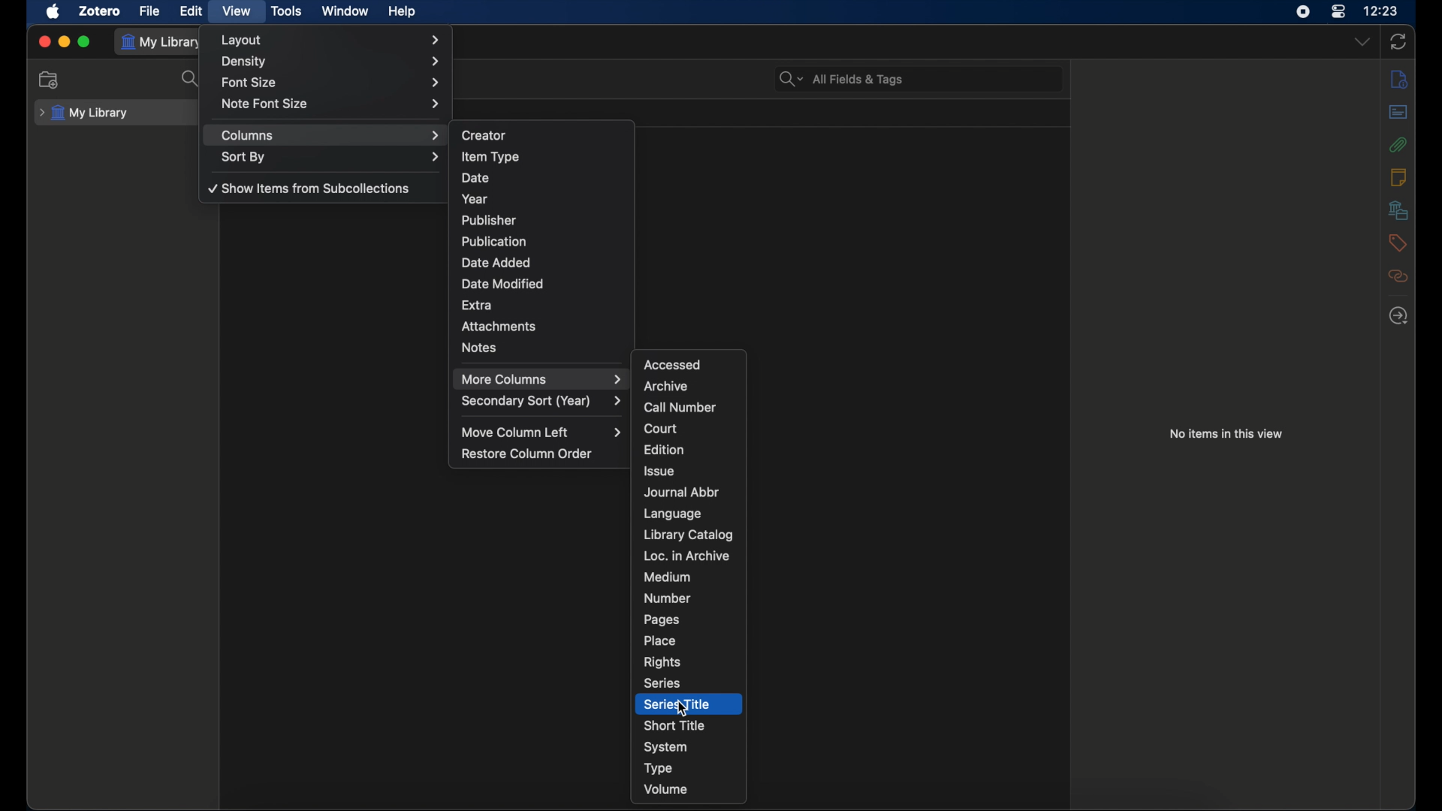 This screenshot has width=1442, height=811. What do you see at coordinates (542, 379) in the screenshot?
I see `more columns` at bounding box center [542, 379].